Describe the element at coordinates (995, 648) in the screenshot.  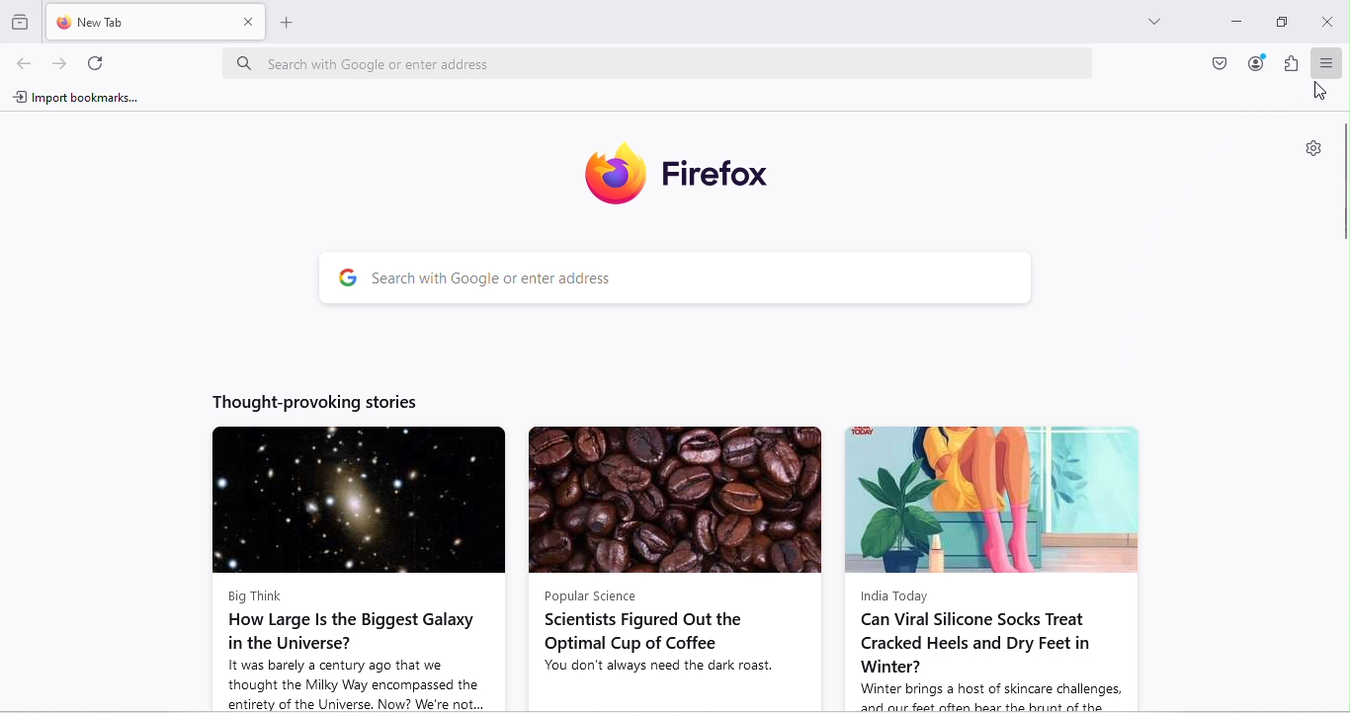
I see `India Today

Can Viral Silicone Socks Treat
Cracked Heels and Dry Feet in
Winter?

Winter brings a host of skincare challenges,` at that location.